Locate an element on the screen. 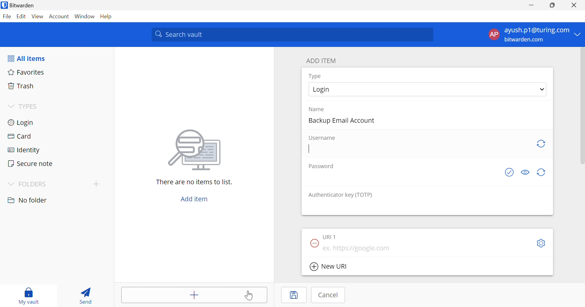 This screenshot has height=307, width=585. Drop down is located at coordinates (542, 89).